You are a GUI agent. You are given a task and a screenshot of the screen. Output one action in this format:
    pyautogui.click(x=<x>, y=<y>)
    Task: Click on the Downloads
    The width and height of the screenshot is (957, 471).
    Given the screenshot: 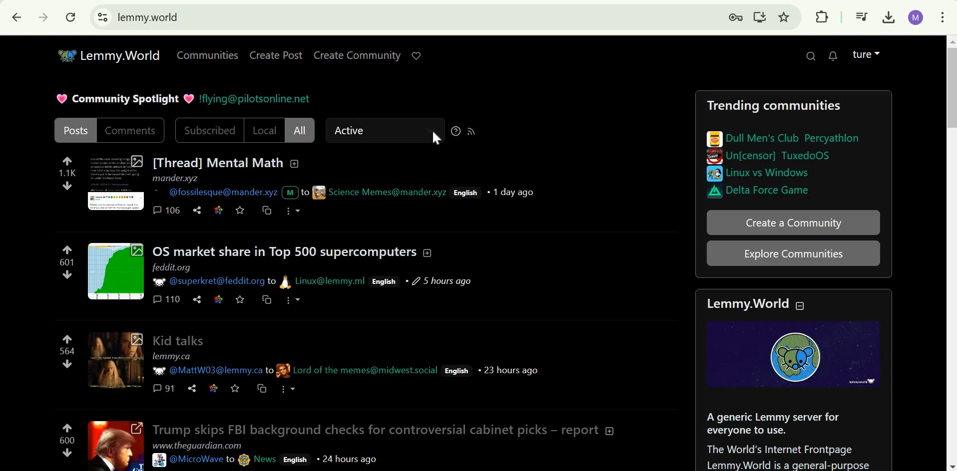 What is the action you would take?
    pyautogui.click(x=888, y=17)
    